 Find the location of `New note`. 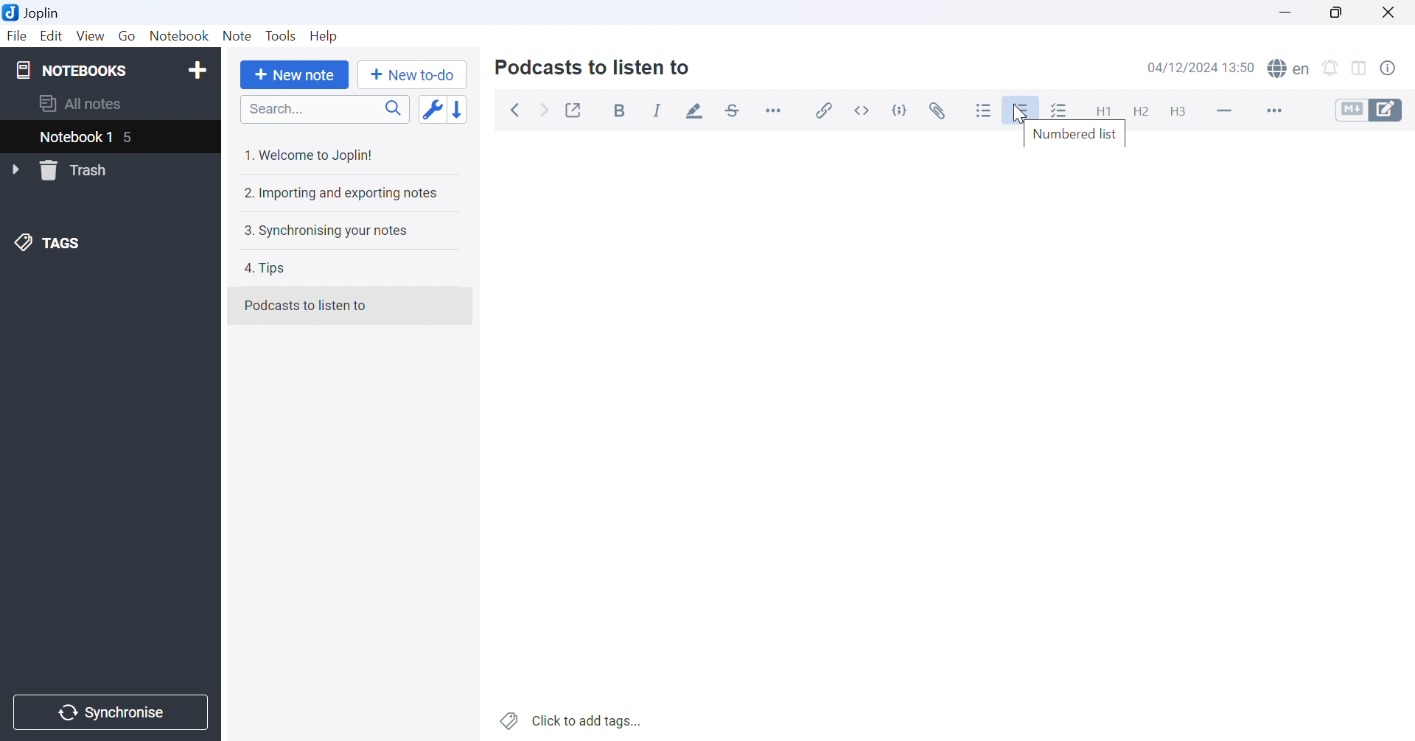

New note is located at coordinates (298, 76).